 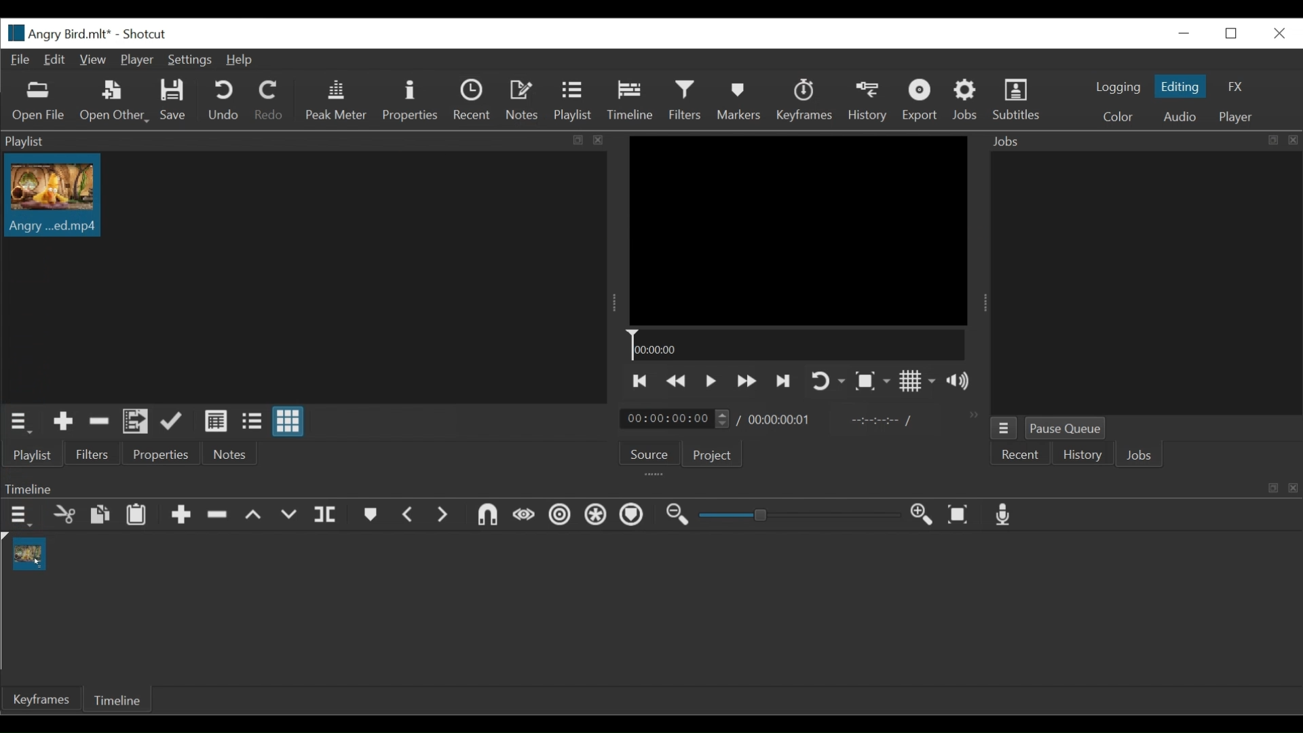 I want to click on Filters, so click(x=93, y=454).